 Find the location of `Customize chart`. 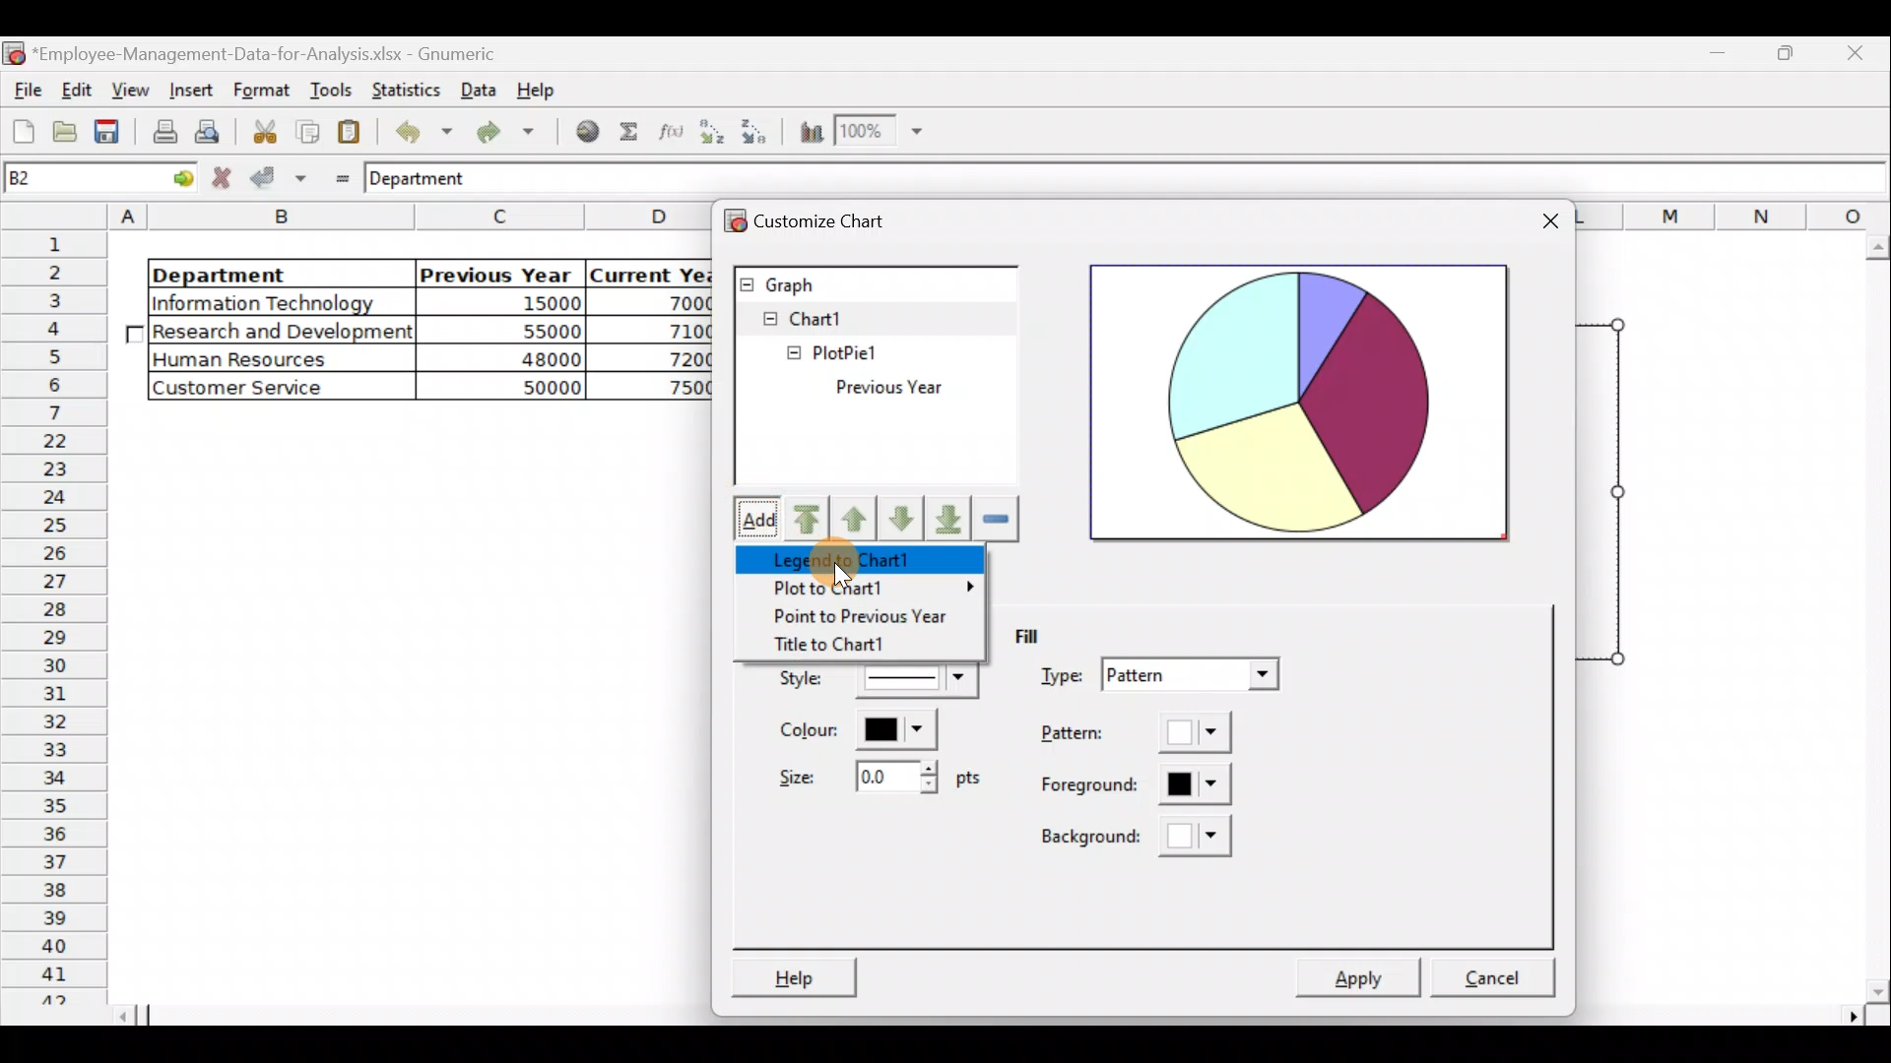

Customize chart is located at coordinates (845, 221).